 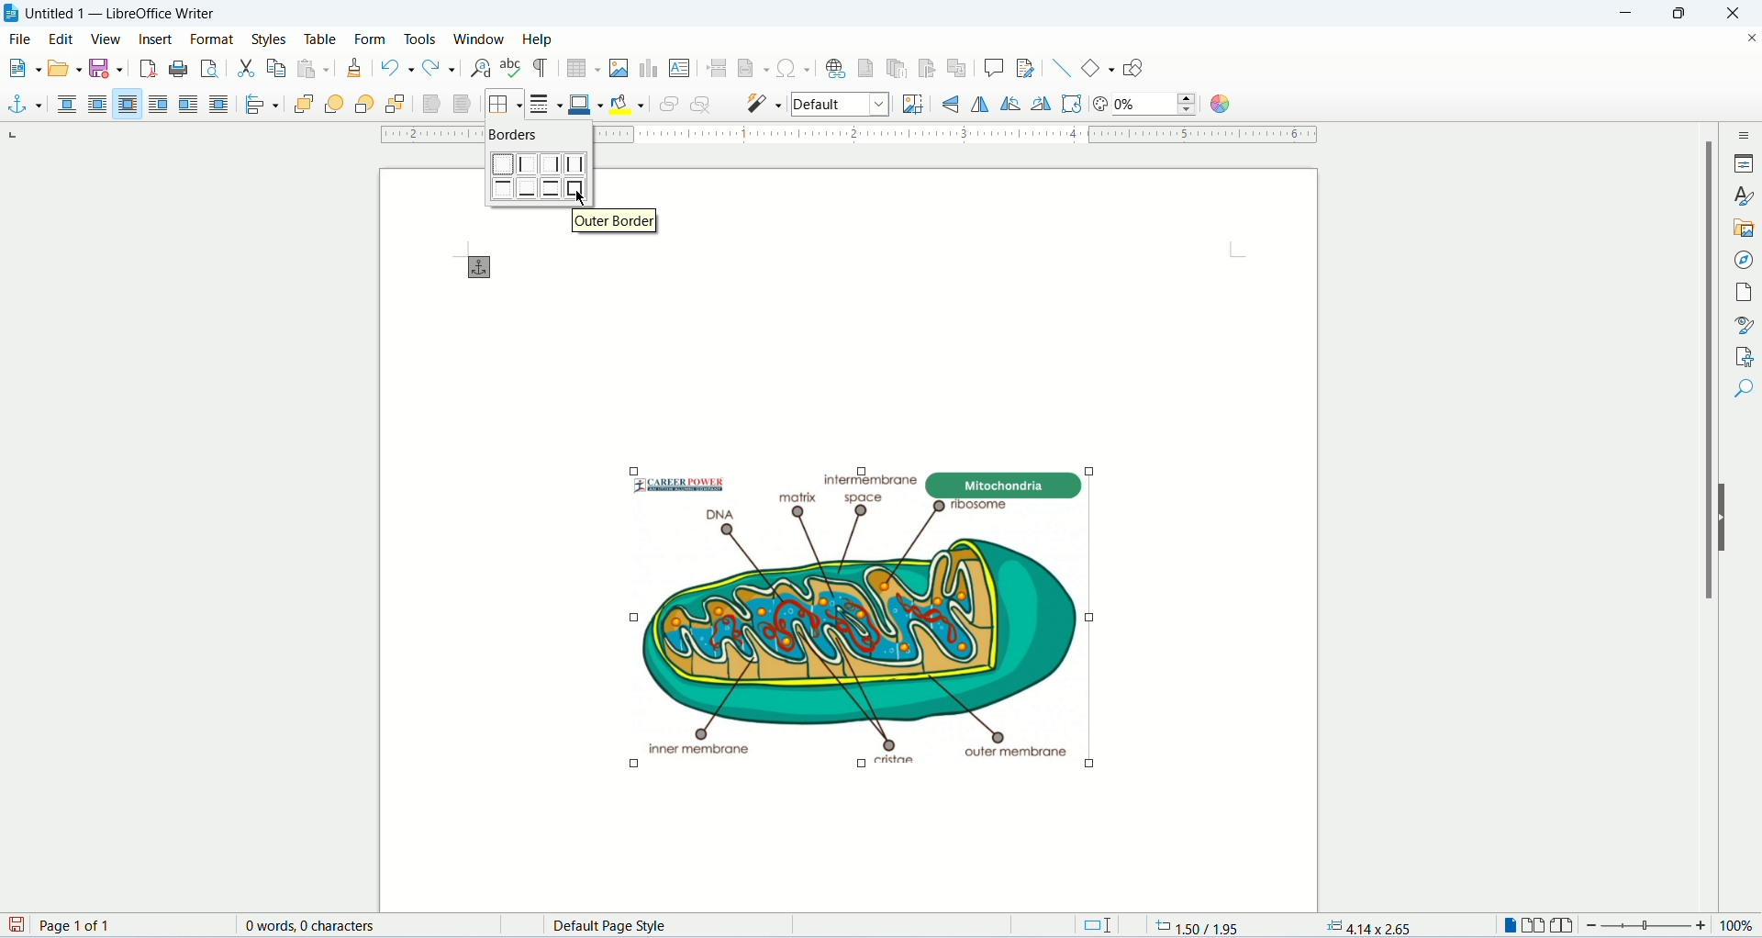 What do you see at coordinates (675, 926) in the screenshot?
I see `Default page style` at bounding box center [675, 926].